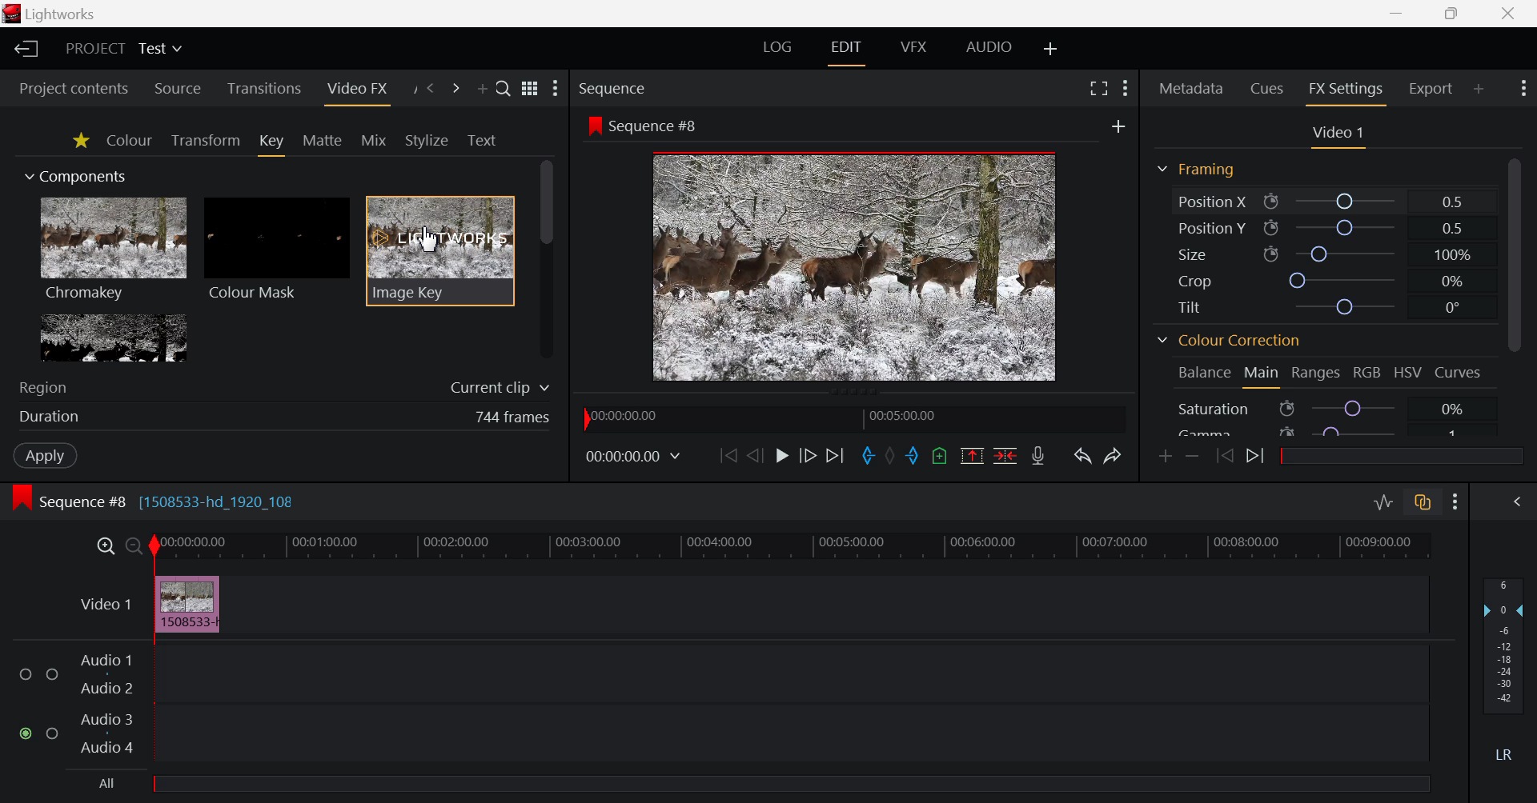 The width and height of the screenshot is (1537, 803). I want to click on Saturation , so click(1354, 409).